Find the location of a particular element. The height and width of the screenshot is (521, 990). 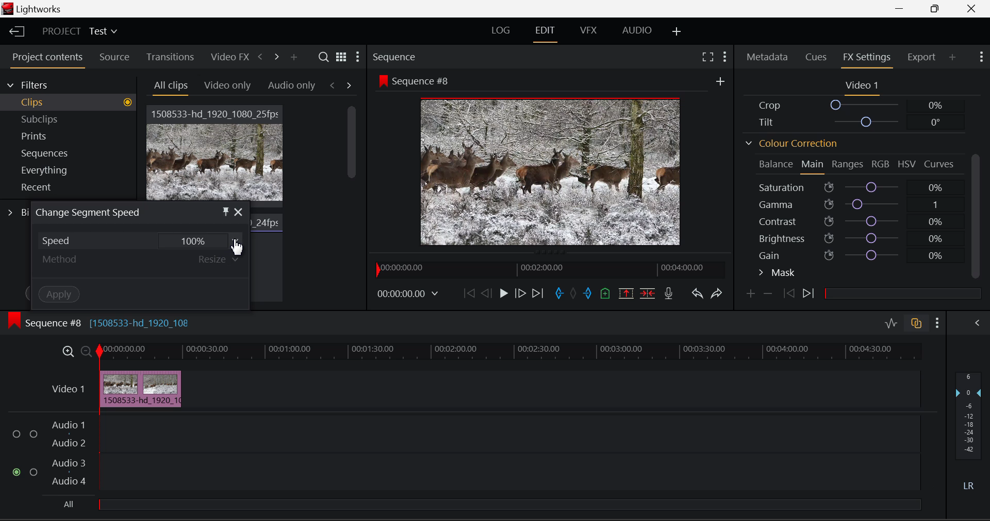

Video FX Tab is located at coordinates (230, 58).